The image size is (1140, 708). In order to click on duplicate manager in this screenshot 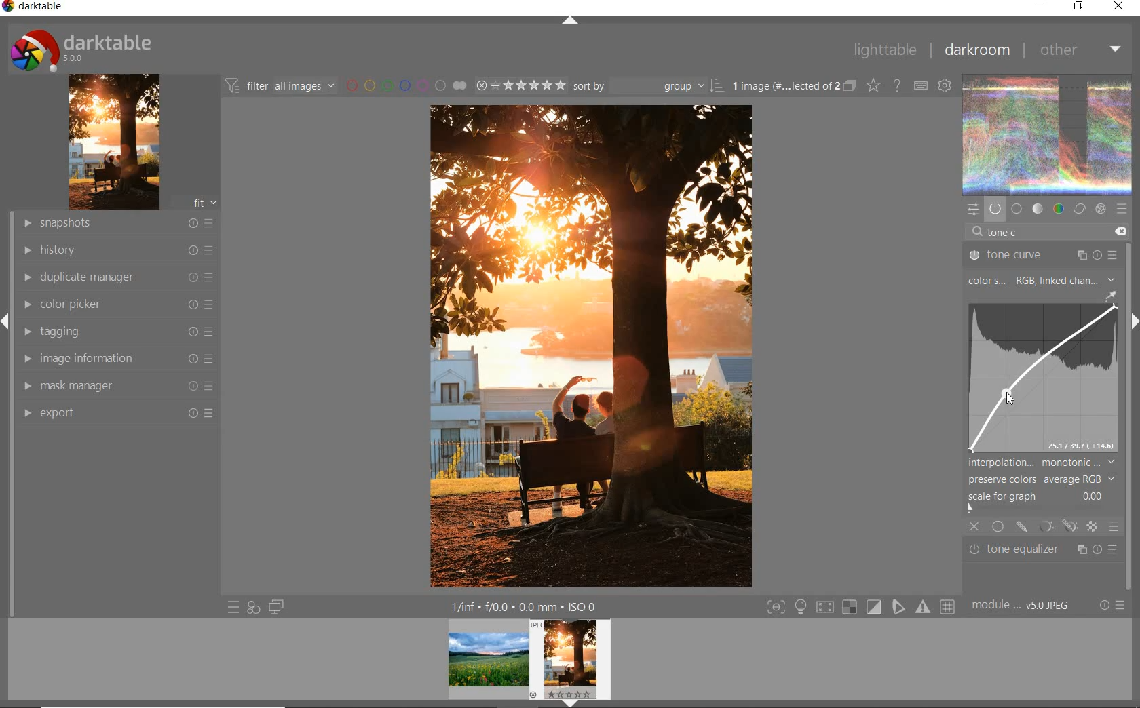, I will do `click(112, 277)`.